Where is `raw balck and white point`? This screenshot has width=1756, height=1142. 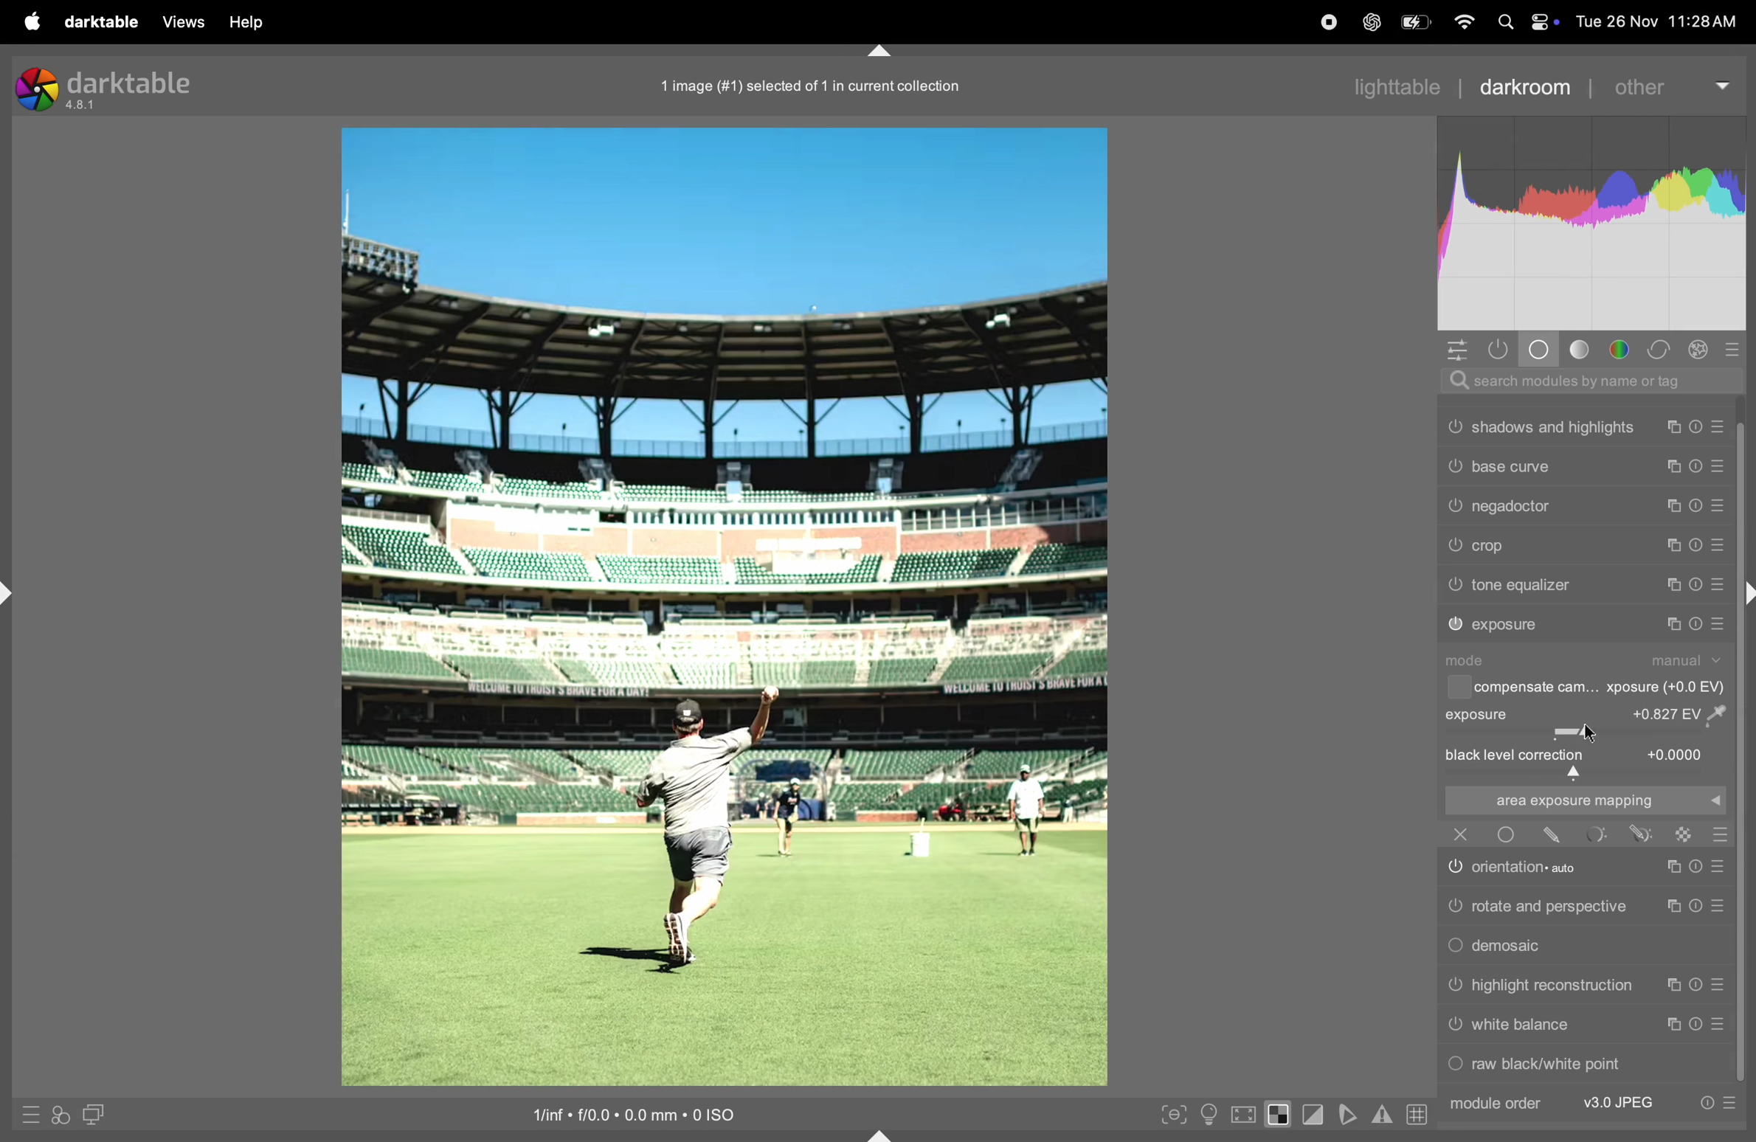
raw balck and white point is located at coordinates (1550, 1063).